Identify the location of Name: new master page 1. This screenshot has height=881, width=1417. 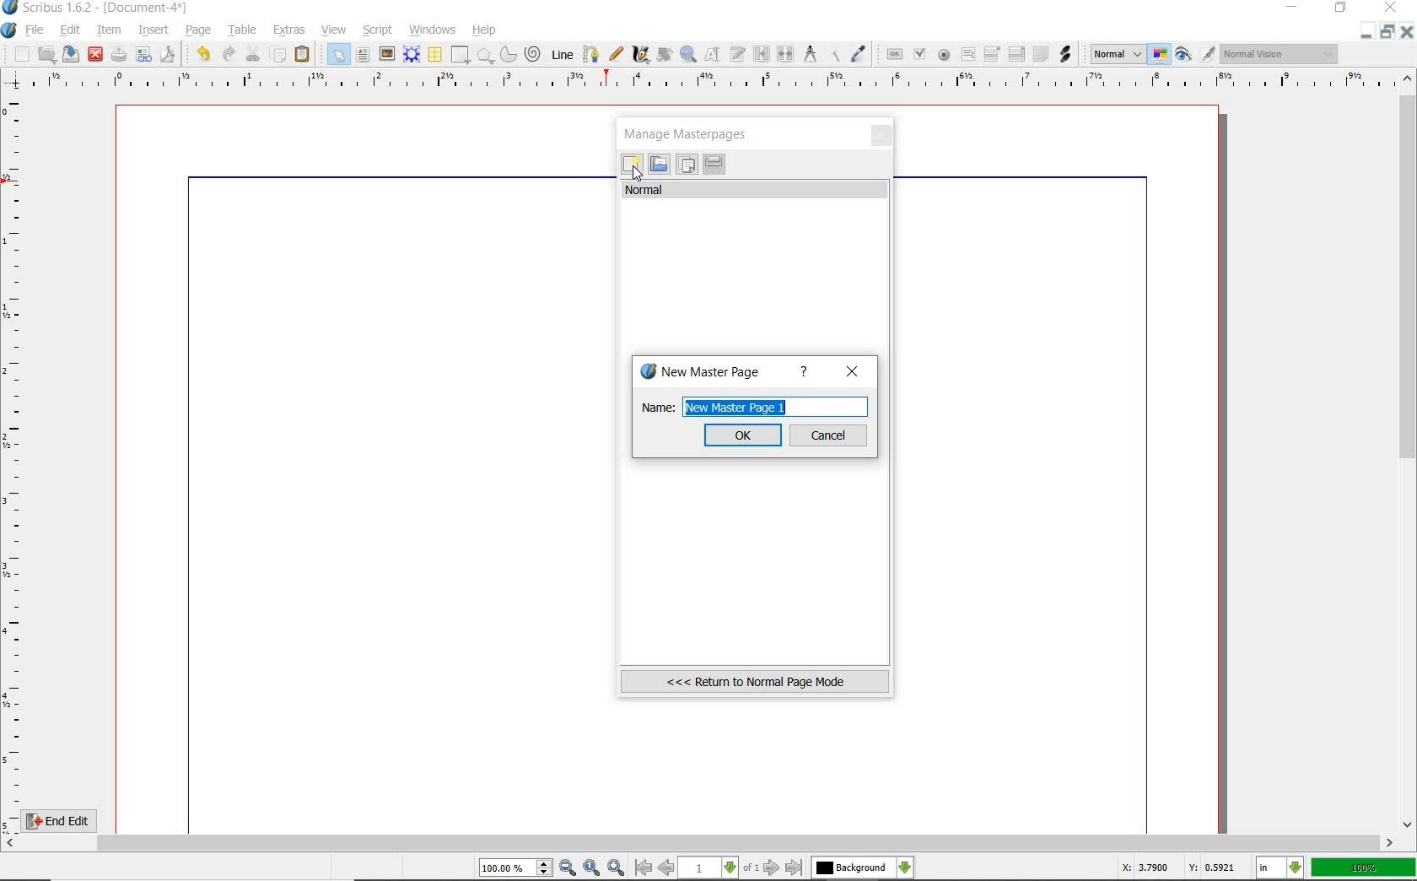
(753, 407).